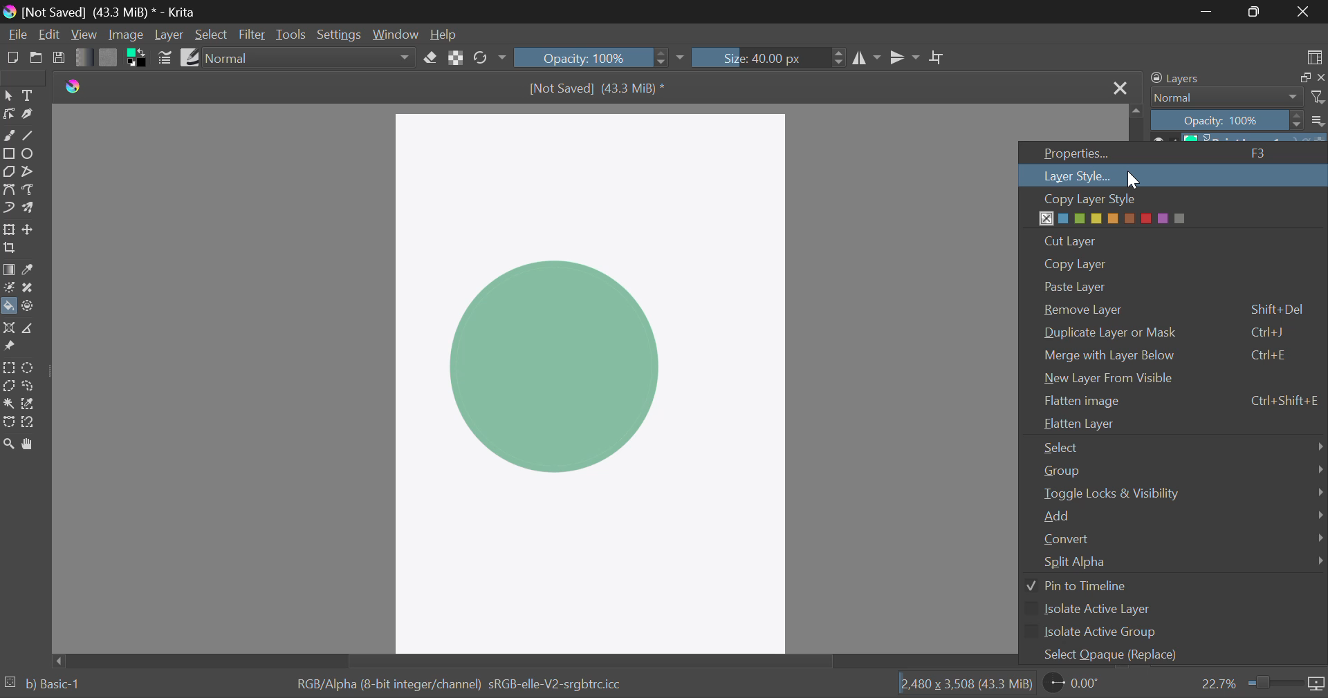 This screenshot has height=698, width=1328. Describe the element at coordinates (17, 37) in the screenshot. I see `File` at that location.